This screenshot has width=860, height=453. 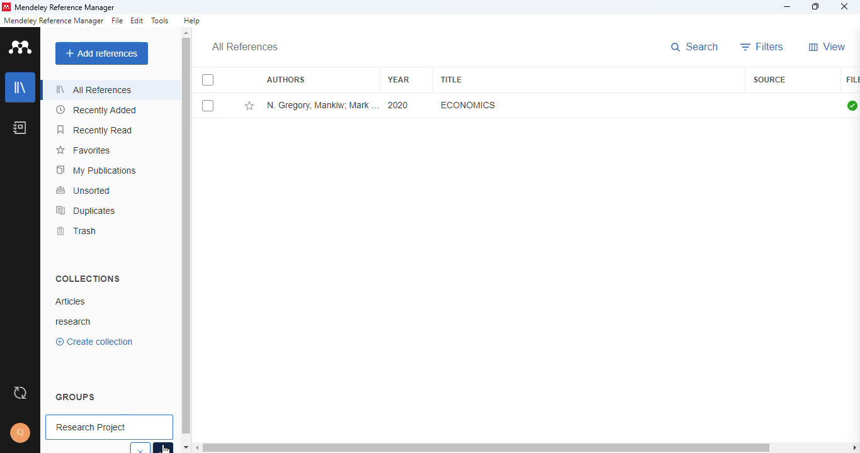 I want to click on vertical scroll bar, so click(x=186, y=240).